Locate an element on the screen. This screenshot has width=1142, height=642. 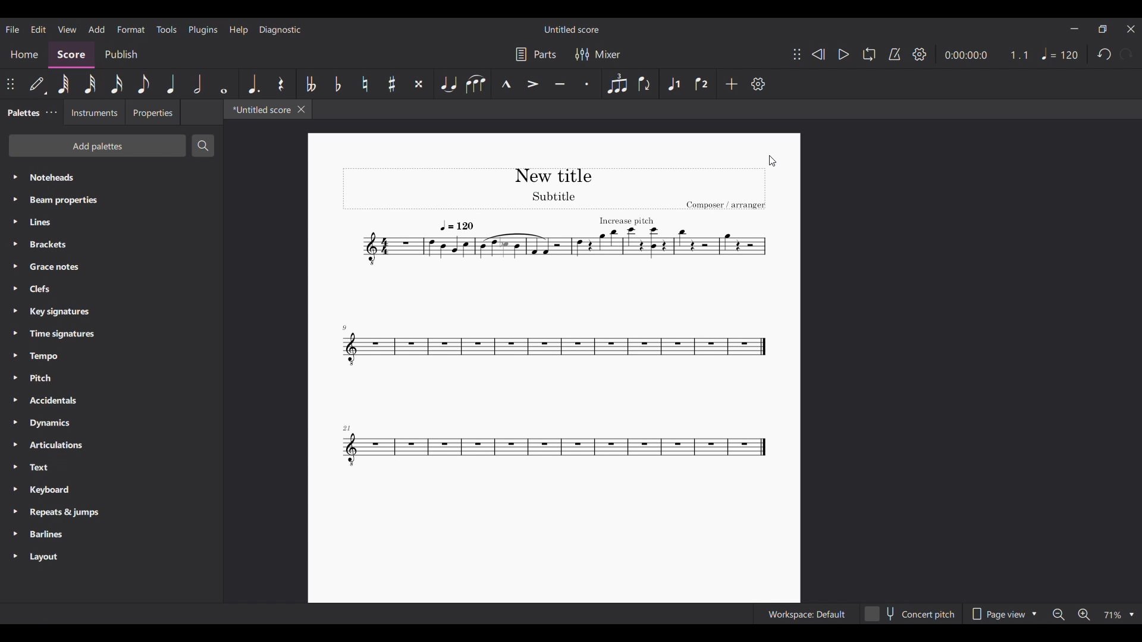
Augmentation dot is located at coordinates (252, 84).